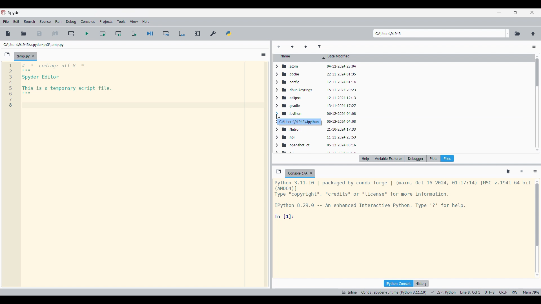 The width and height of the screenshot is (541, 304). I want to click on Current tab, so click(22, 57).